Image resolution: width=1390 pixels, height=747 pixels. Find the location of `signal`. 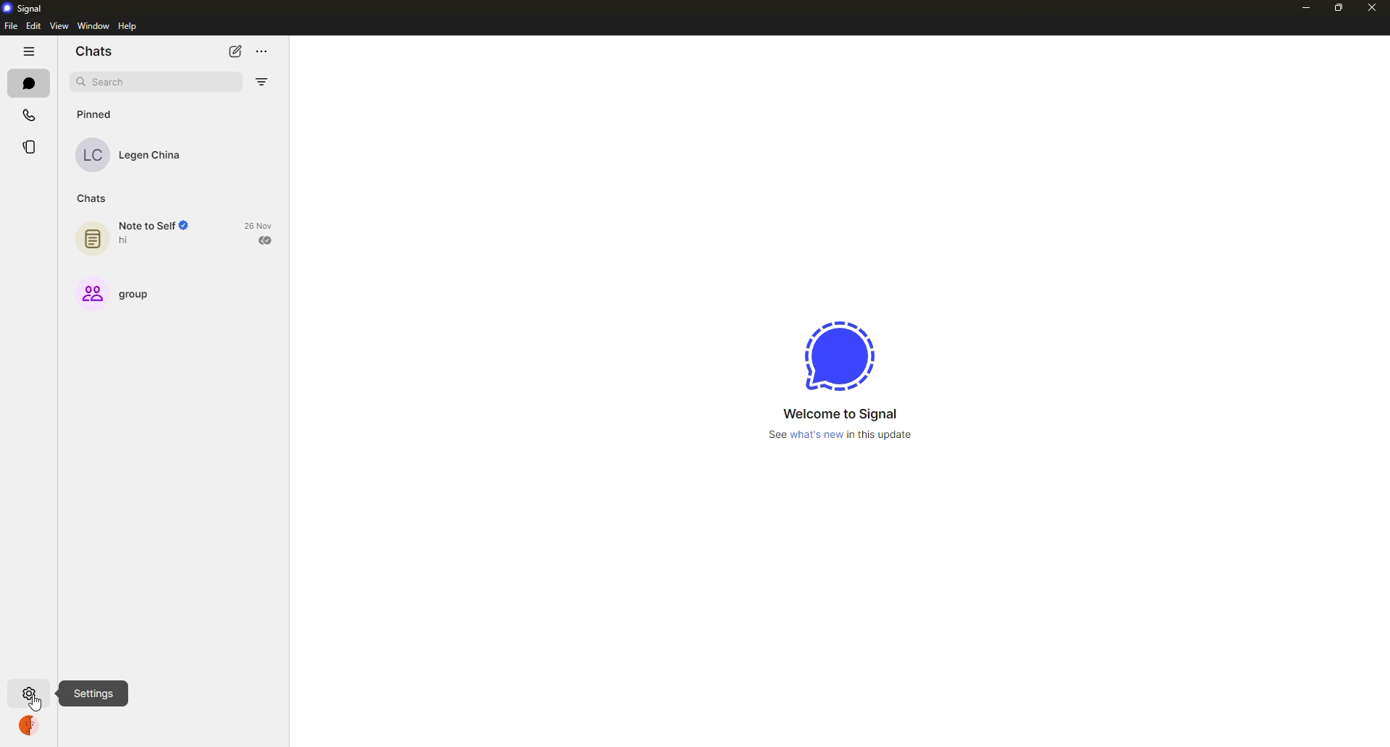

signal is located at coordinates (20, 8).